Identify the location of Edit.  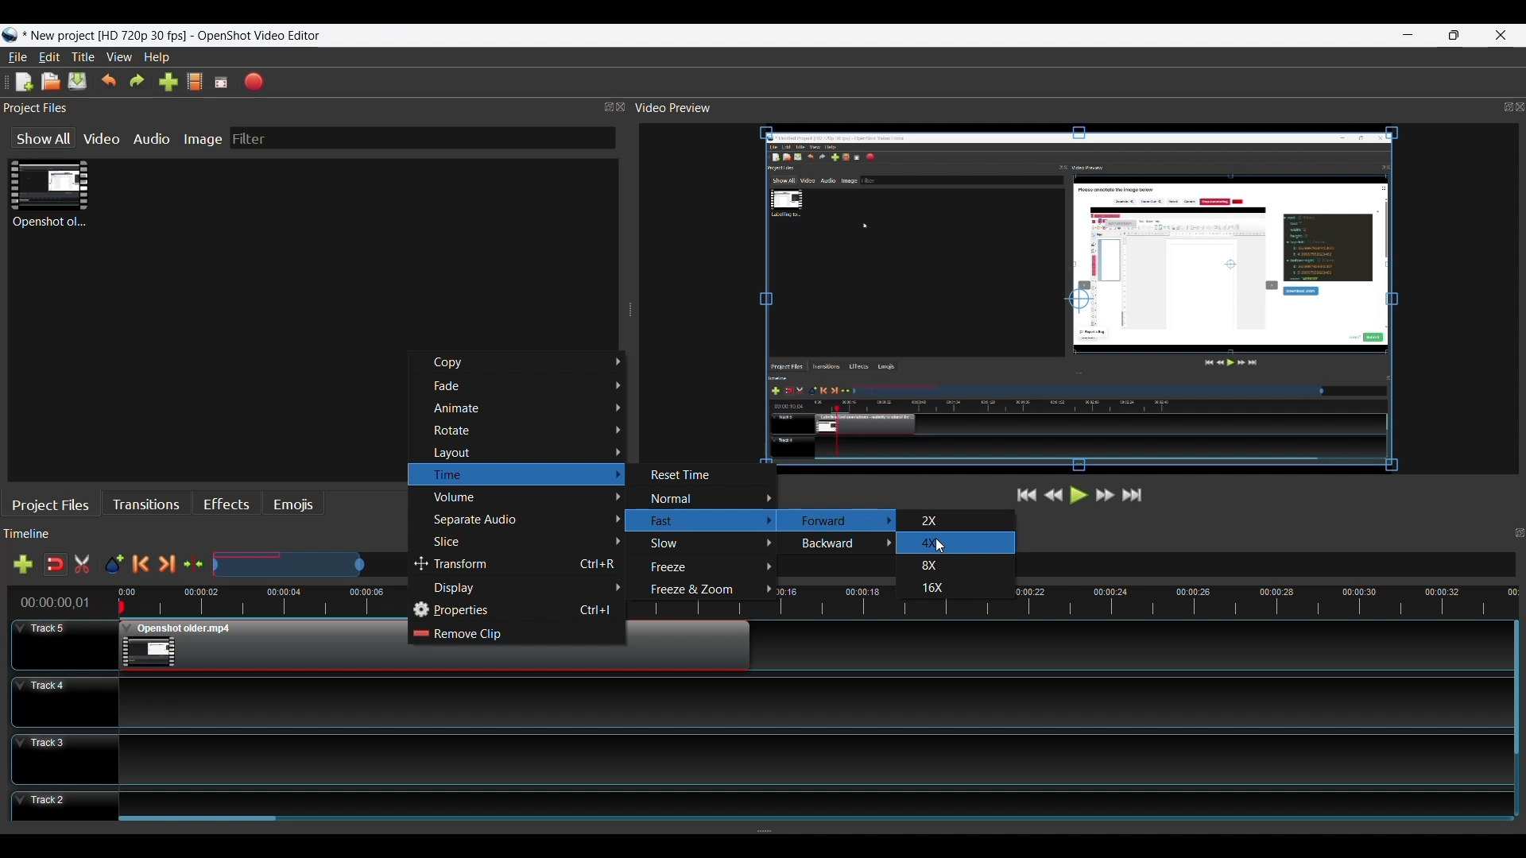
(49, 57).